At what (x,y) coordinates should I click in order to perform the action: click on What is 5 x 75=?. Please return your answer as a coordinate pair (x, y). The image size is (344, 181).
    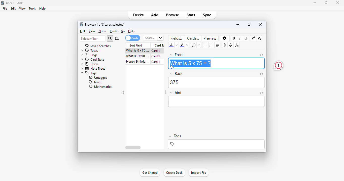
    Looking at the image, I should click on (190, 63).